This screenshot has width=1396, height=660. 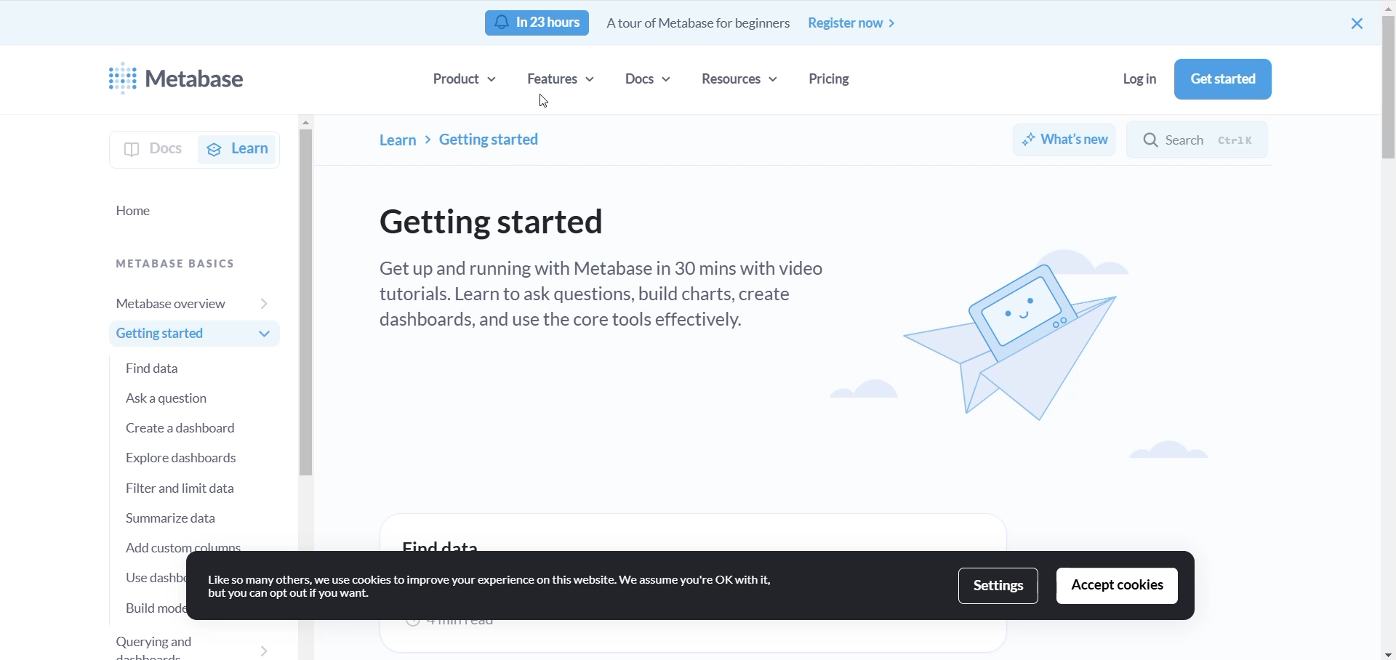 I want to click on summarize data, so click(x=177, y=518).